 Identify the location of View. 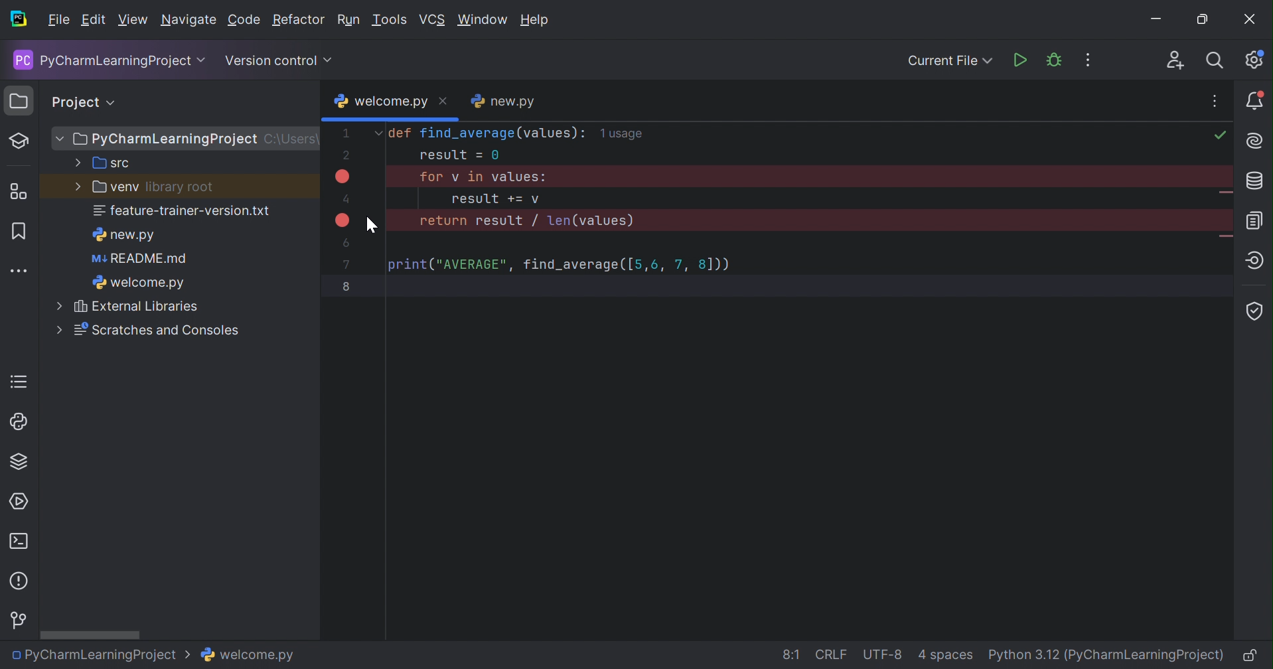
(131, 21).